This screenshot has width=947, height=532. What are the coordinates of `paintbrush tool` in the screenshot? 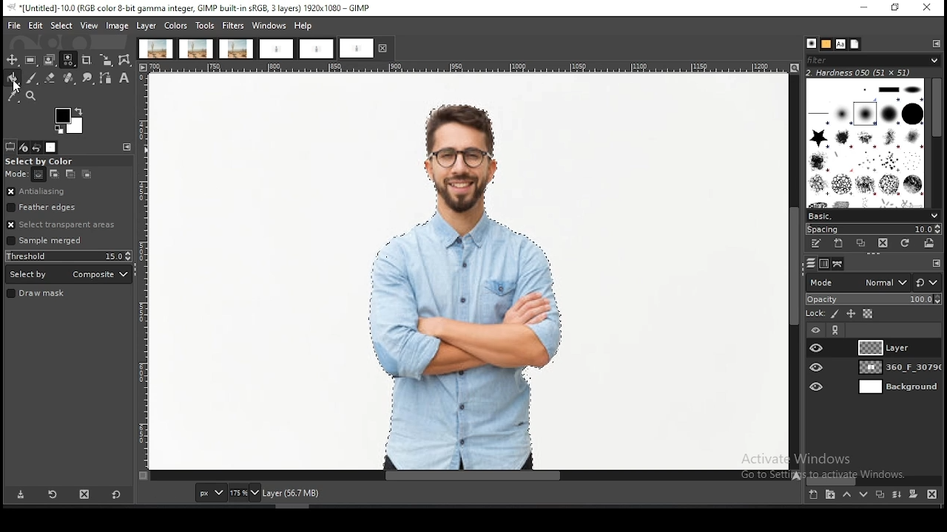 It's located at (32, 78).